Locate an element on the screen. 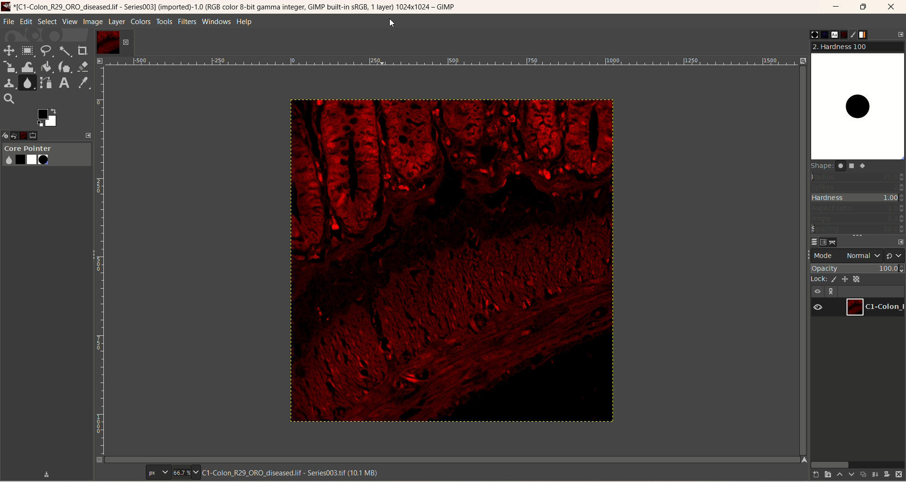 Image resolution: width=906 pixels, height=482 pixels. scale bar is located at coordinates (99, 263).